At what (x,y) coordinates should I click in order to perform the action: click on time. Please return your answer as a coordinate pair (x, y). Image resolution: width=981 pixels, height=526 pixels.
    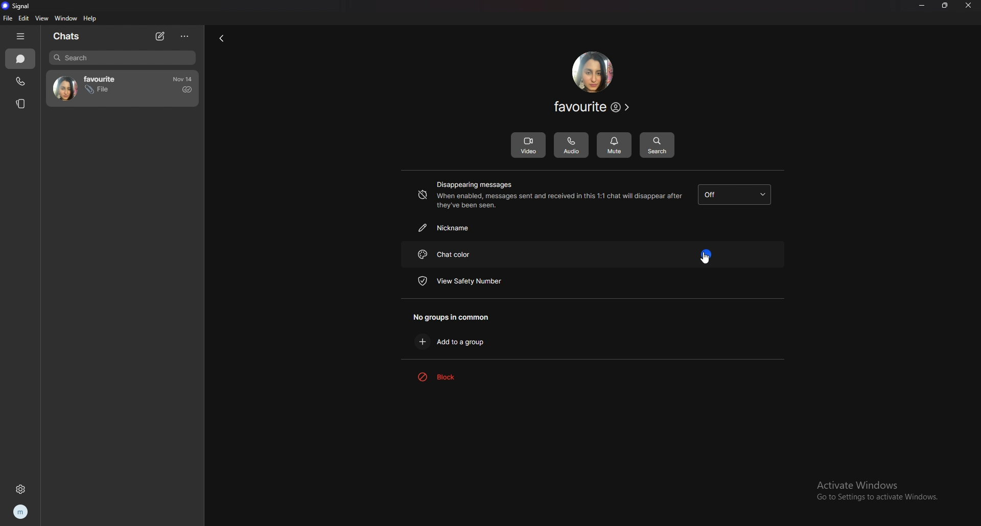
    Looking at the image, I should click on (183, 79).